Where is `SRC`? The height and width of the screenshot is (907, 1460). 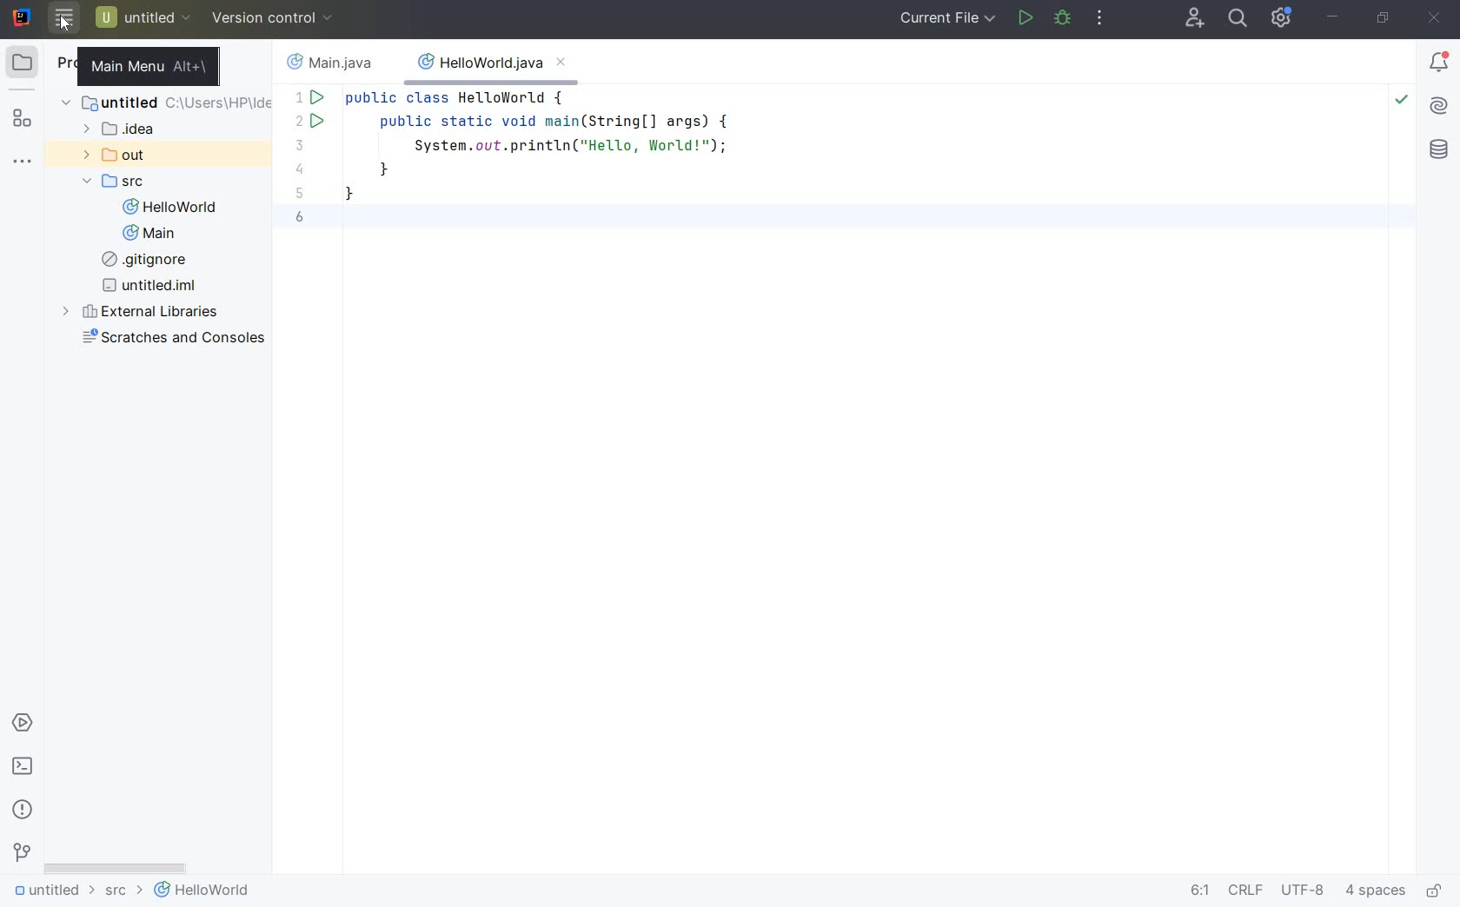 SRC is located at coordinates (116, 182).